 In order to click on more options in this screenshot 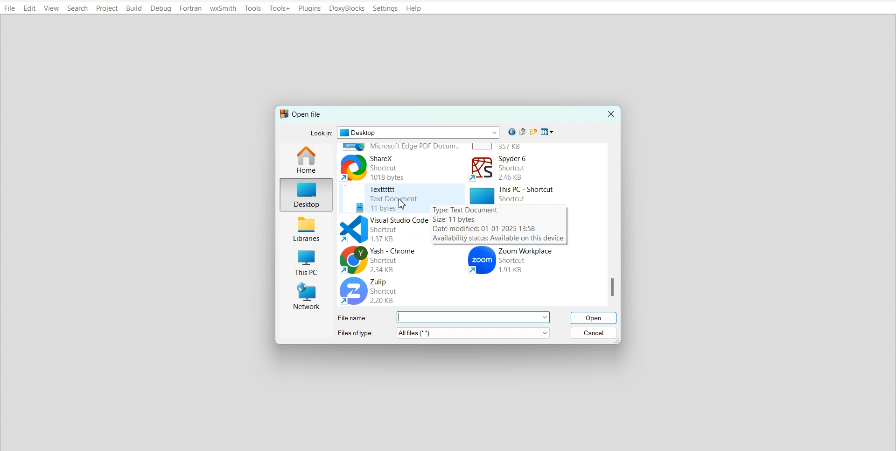, I will do `click(475, 318)`.